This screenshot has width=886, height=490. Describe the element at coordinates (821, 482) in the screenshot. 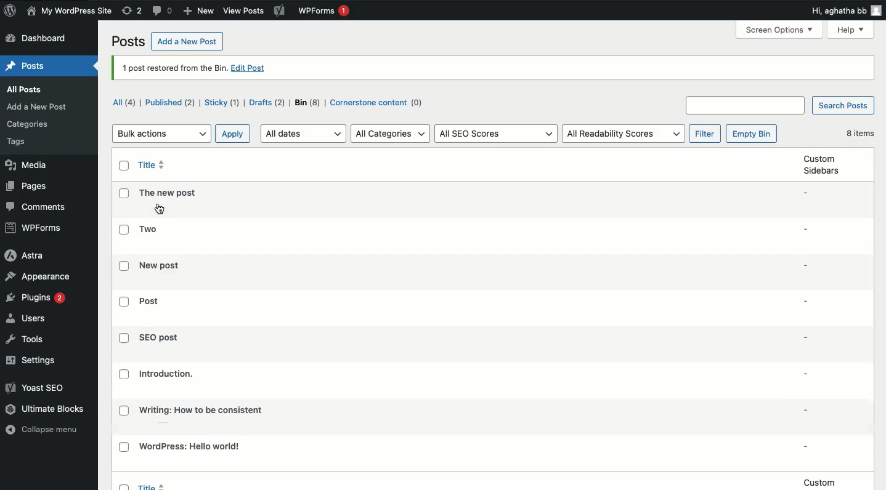

I see `custom` at that location.